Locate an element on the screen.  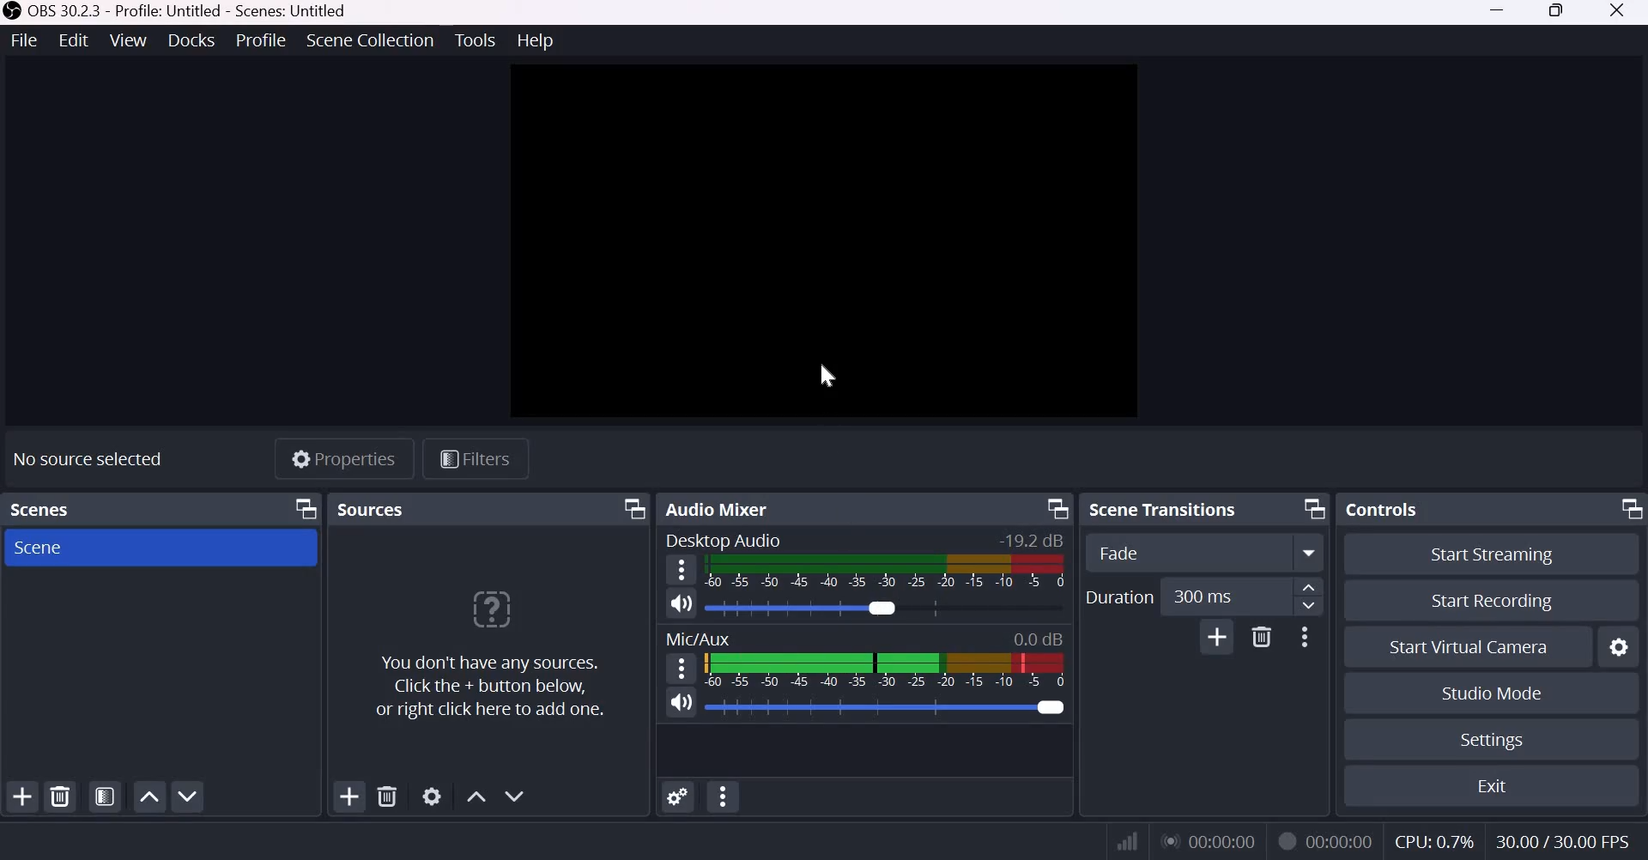
cursor is located at coordinates (834, 376).